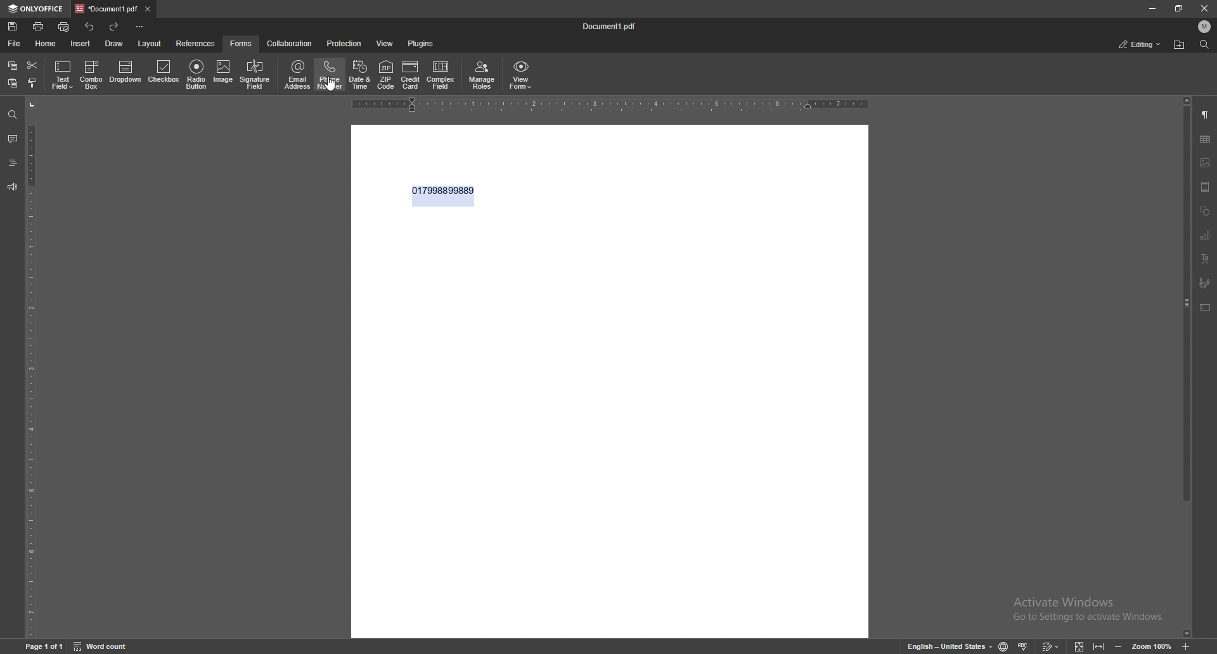 Image resolution: width=1217 pixels, height=654 pixels. I want to click on Page 1 of 1, so click(45, 646).